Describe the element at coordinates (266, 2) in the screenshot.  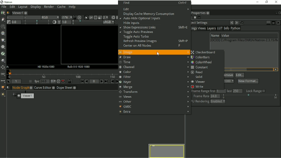
I see `Restore down` at that location.